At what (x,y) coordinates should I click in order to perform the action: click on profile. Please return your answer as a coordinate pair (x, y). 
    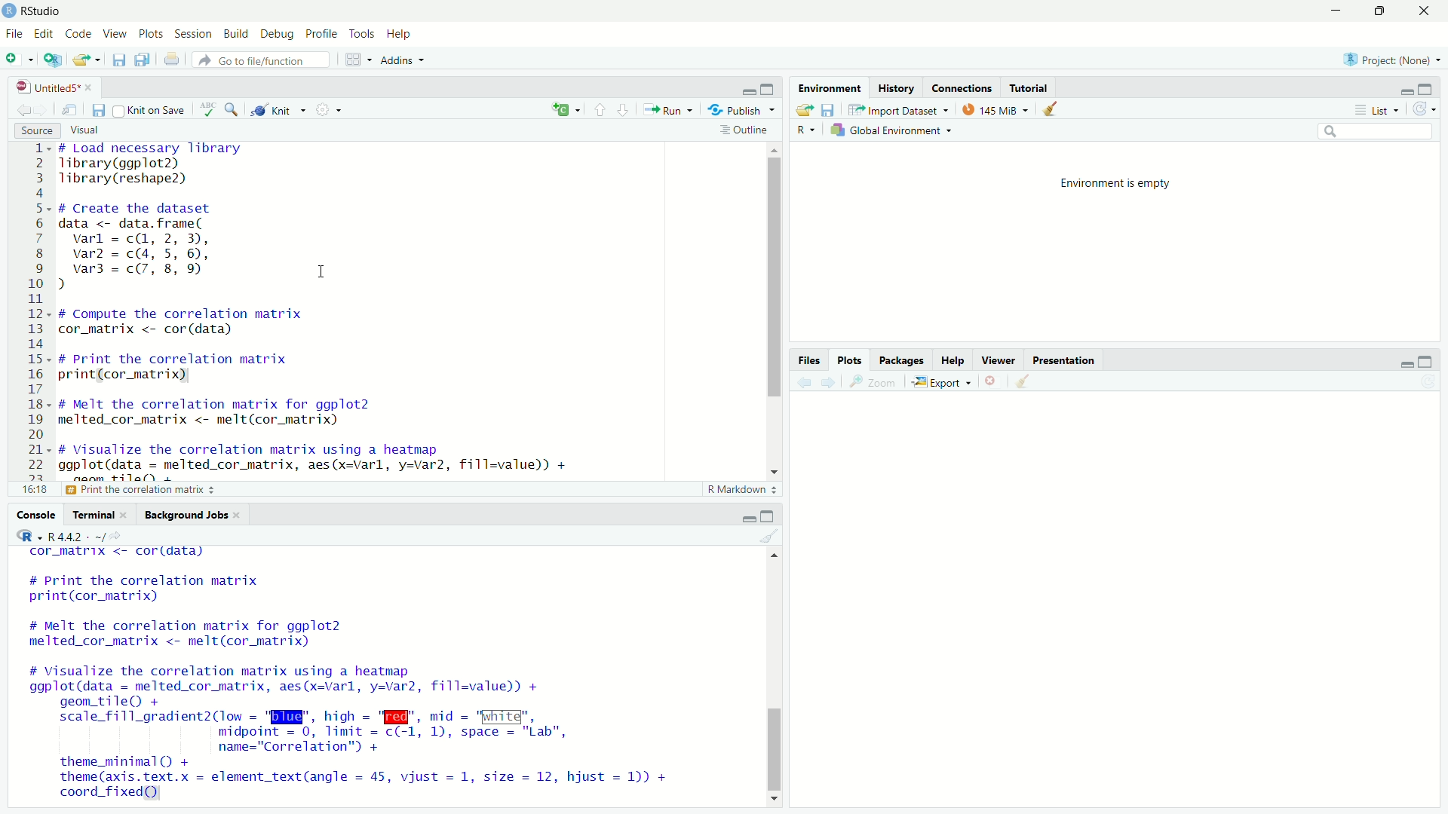
    Looking at the image, I should click on (322, 35).